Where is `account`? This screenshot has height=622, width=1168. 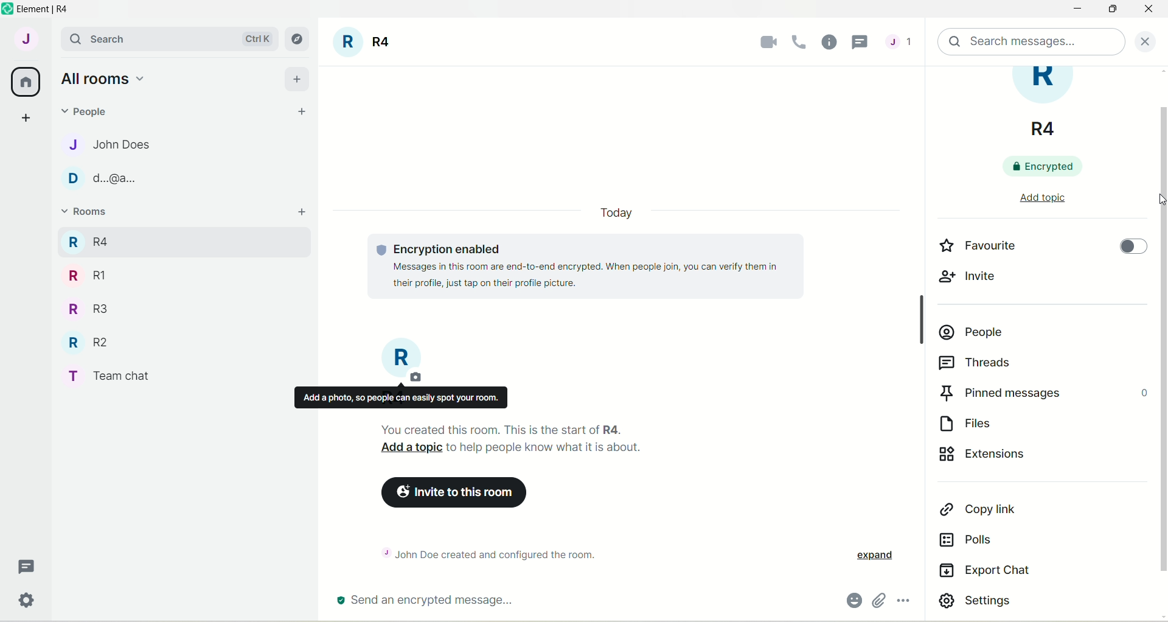
account is located at coordinates (25, 38).